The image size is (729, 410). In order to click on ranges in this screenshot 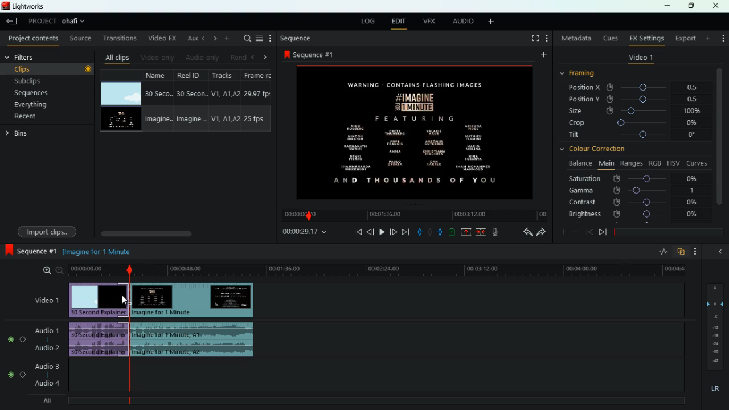, I will do `click(631, 163)`.